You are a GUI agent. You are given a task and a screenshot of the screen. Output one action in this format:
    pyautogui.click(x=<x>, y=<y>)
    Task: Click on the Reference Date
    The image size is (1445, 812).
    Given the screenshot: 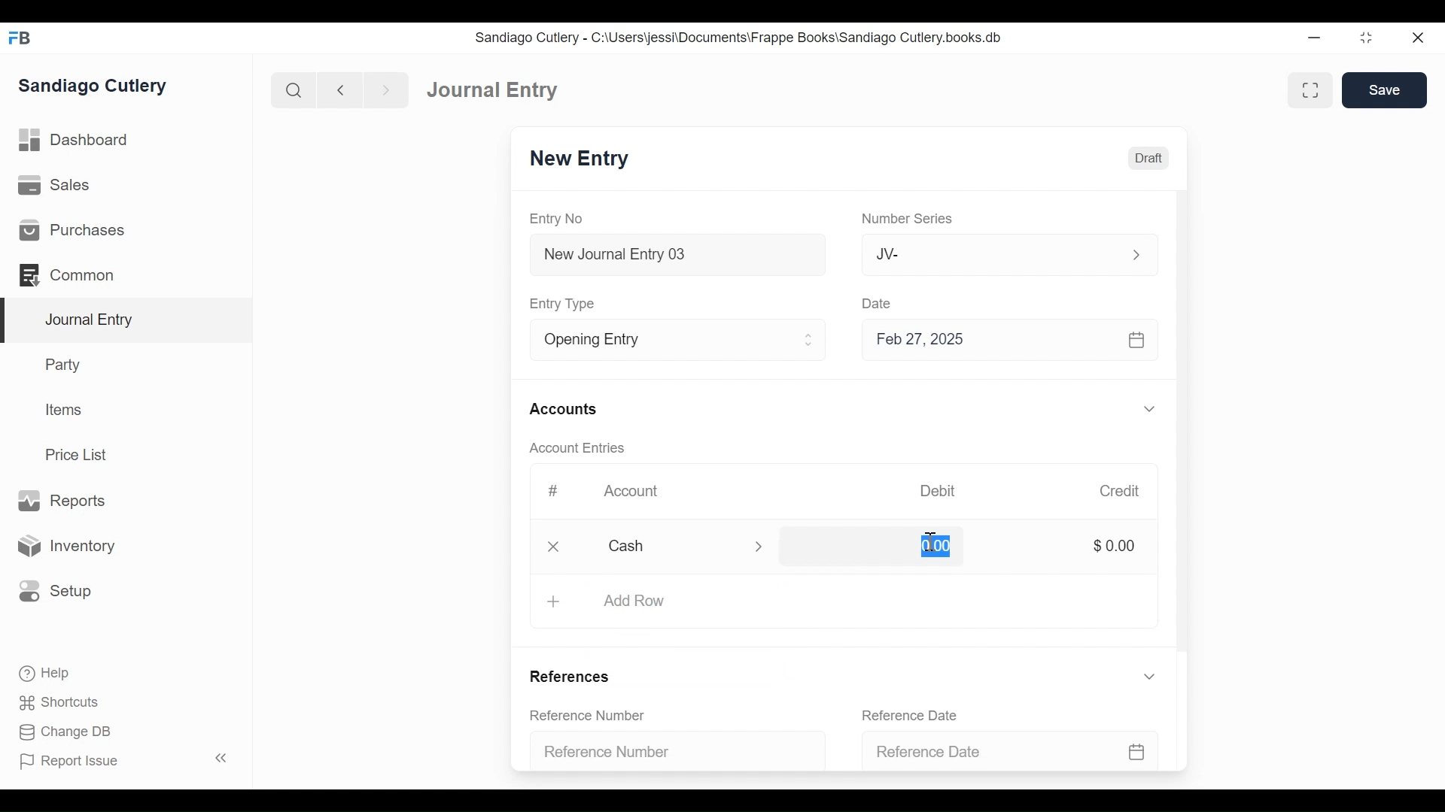 What is the action you would take?
    pyautogui.click(x=914, y=714)
    